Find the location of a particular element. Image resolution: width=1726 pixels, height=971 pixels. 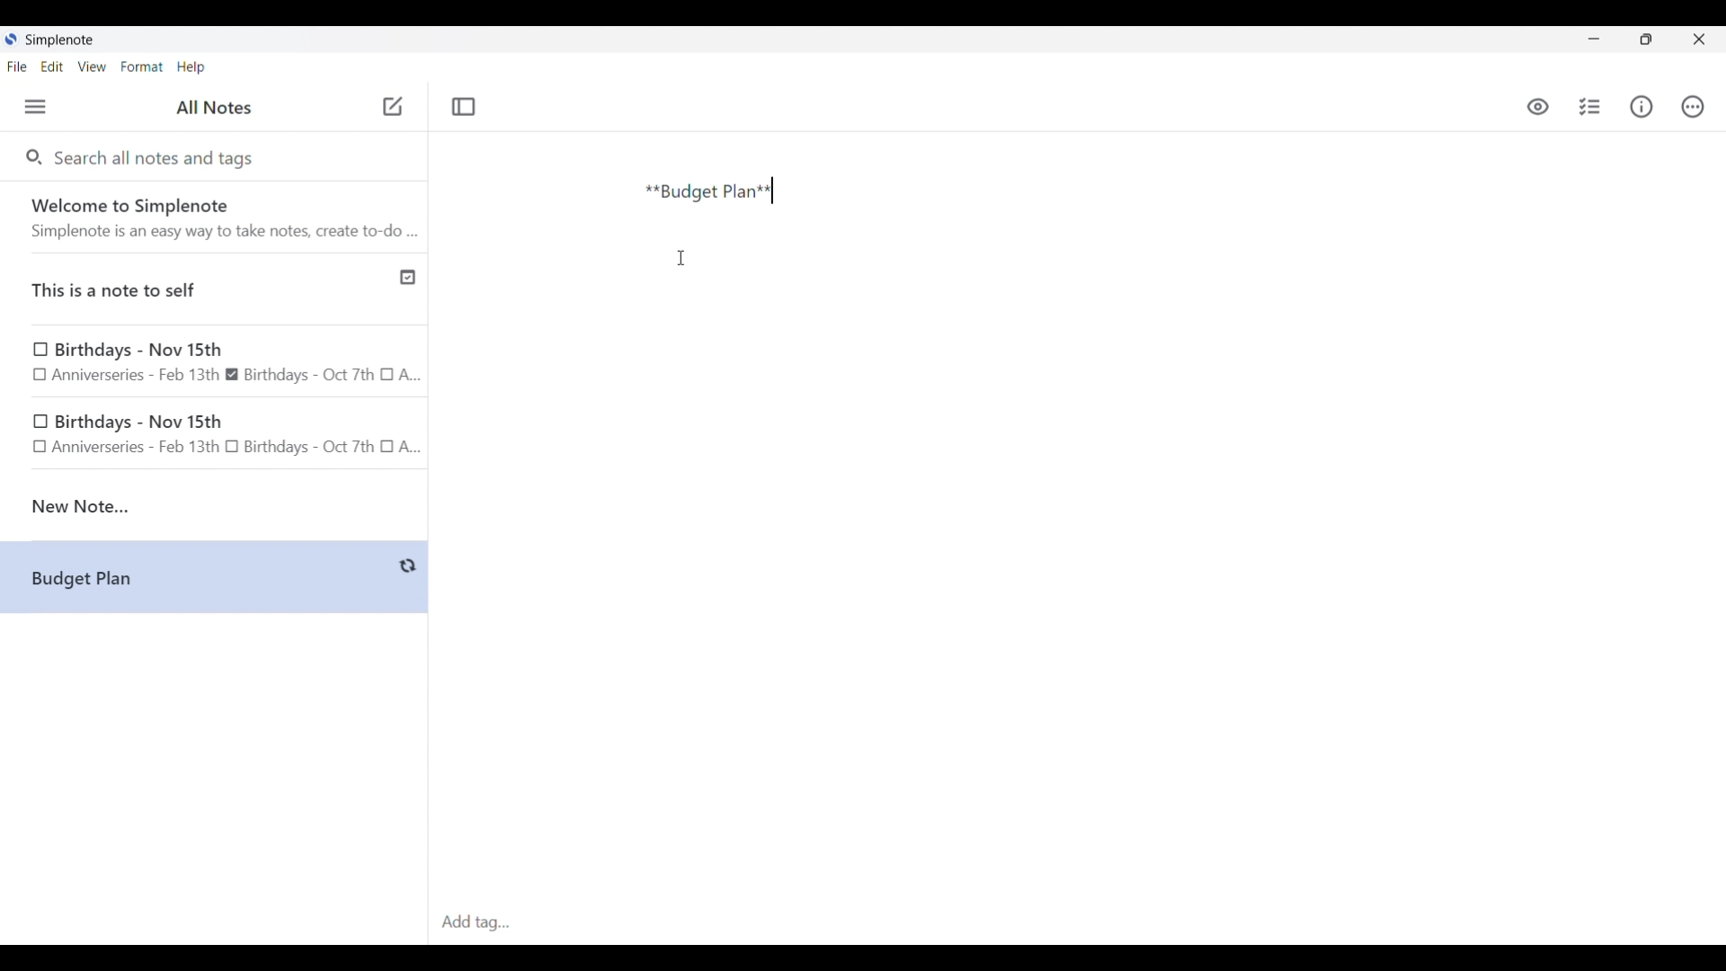

Search all notes and tags is located at coordinates (158, 156).